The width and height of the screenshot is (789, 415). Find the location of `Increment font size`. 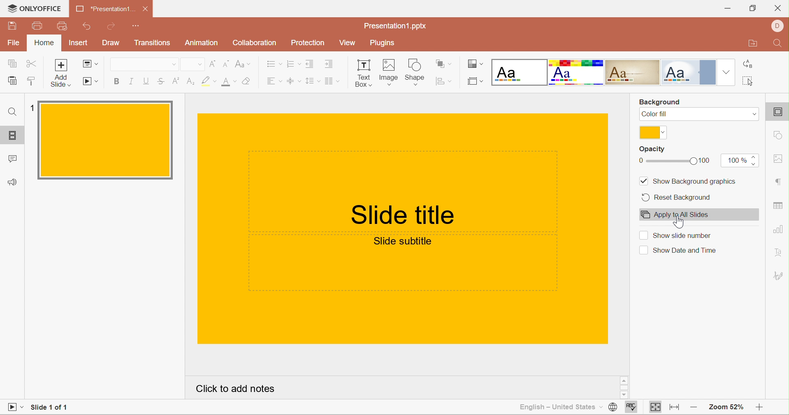

Increment font size is located at coordinates (212, 63).